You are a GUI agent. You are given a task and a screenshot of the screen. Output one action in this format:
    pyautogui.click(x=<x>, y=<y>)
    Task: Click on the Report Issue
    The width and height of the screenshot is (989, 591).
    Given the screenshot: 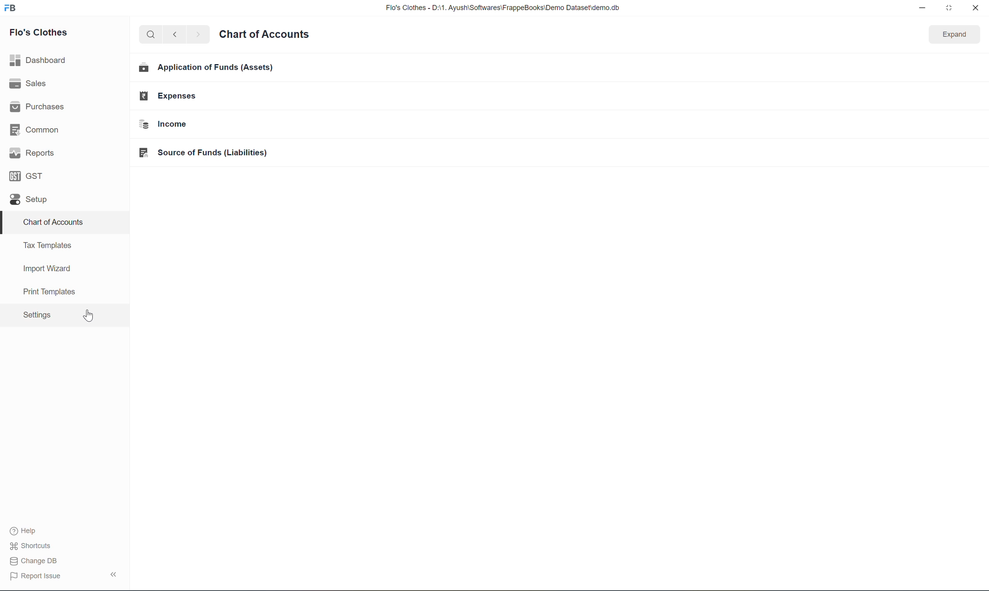 What is the action you would take?
    pyautogui.click(x=34, y=575)
    